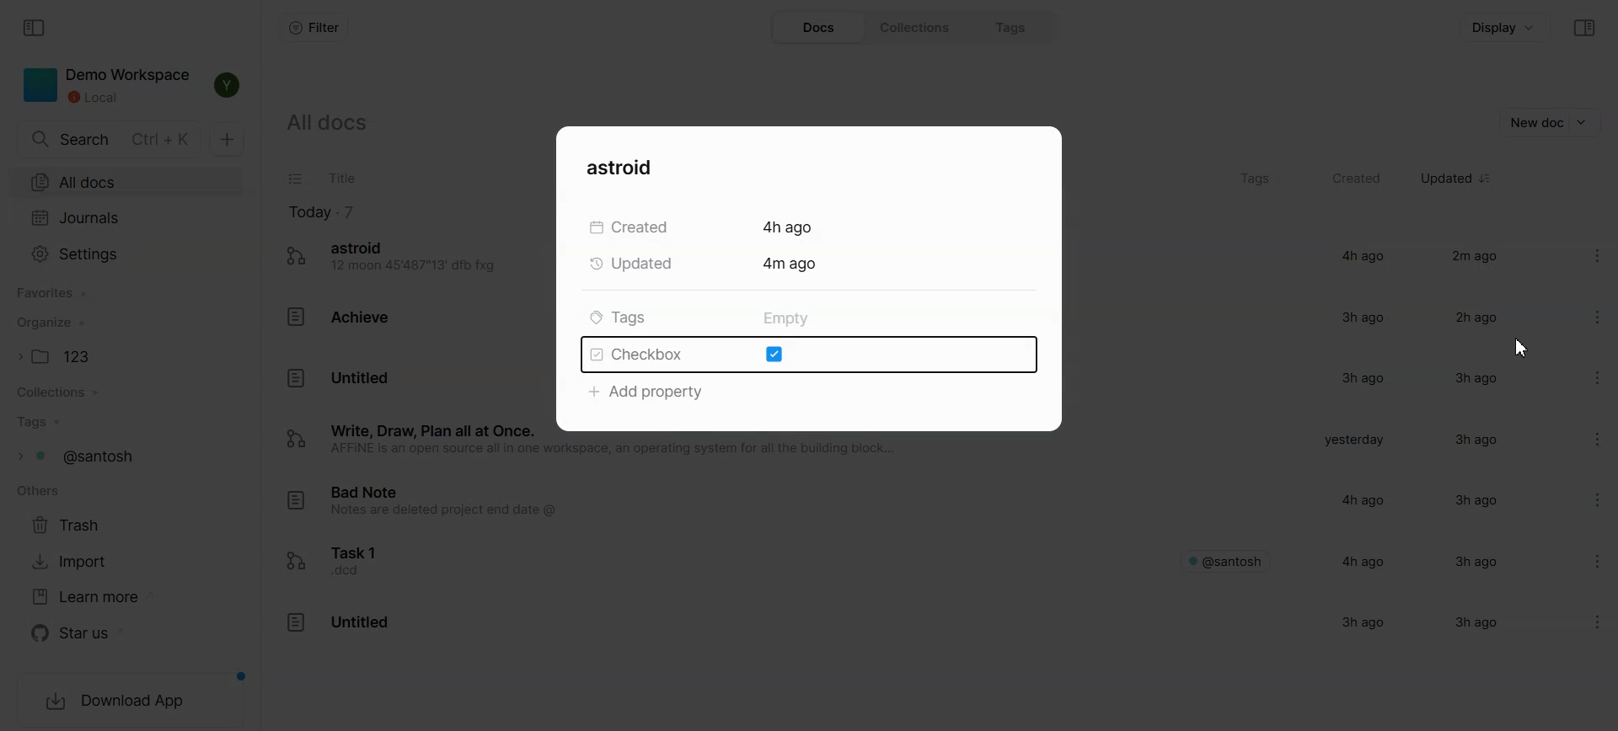 The image size is (1618, 731). What do you see at coordinates (1013, 28) in the screenshot?
I see `Tags` at bounding box center [1013, 28].